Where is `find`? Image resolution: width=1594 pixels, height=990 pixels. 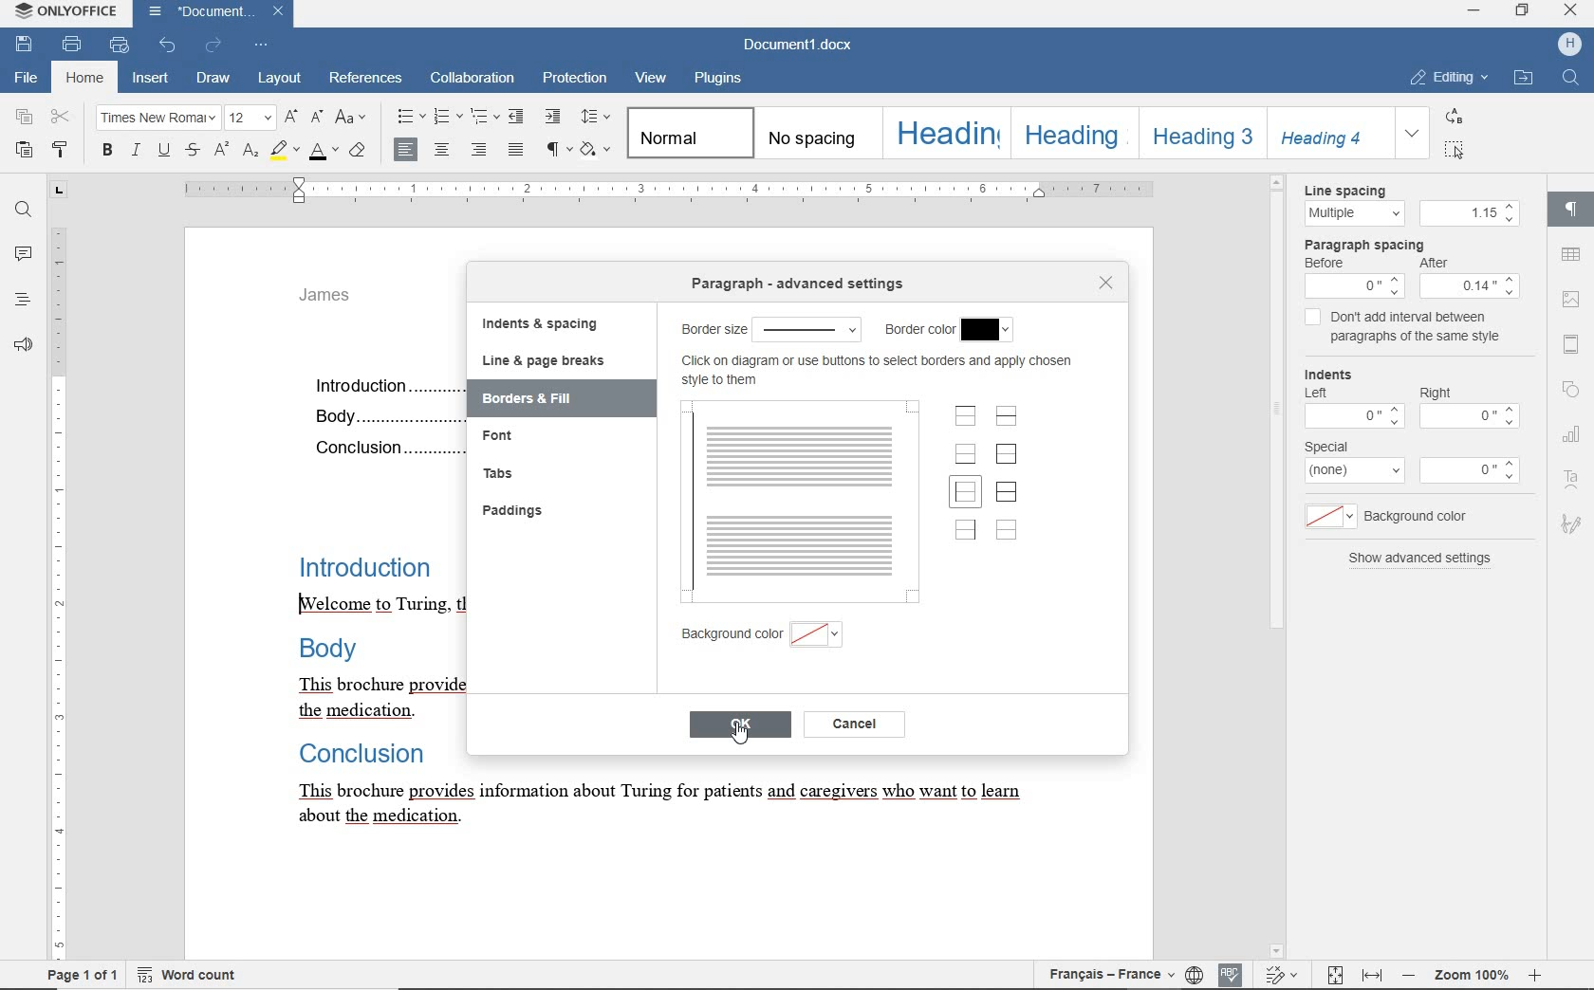
find is located at coordinates (24, 208).